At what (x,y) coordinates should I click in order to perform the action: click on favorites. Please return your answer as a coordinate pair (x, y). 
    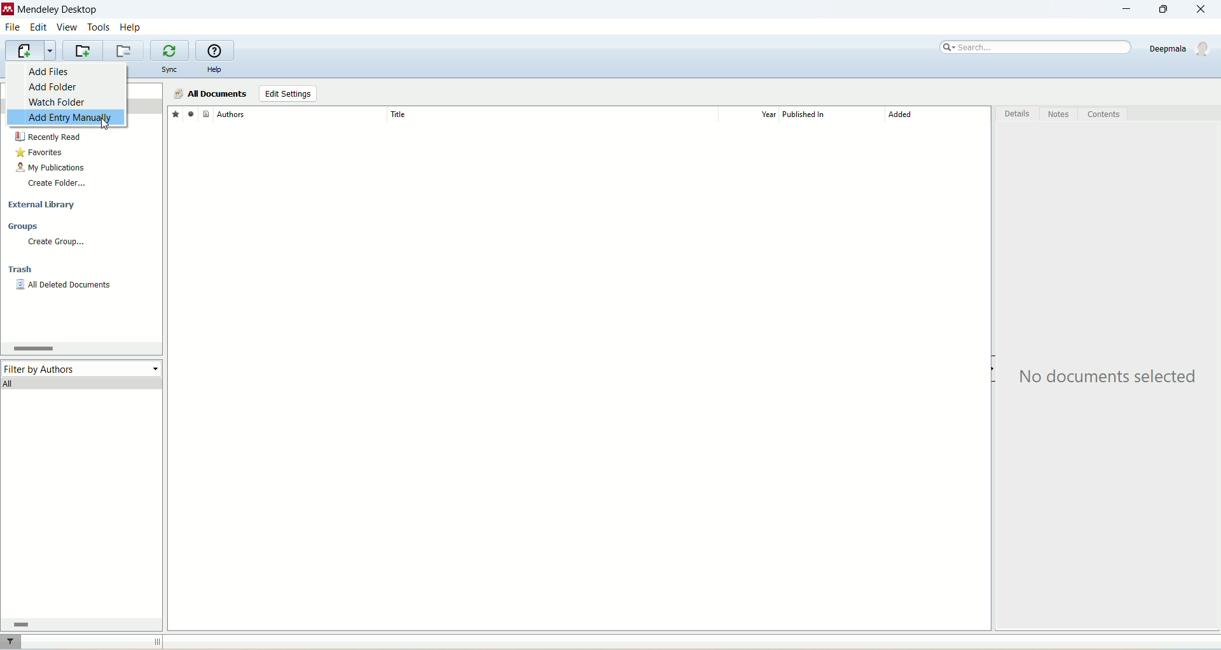
    Looking at the image, I should click on (175, 113).